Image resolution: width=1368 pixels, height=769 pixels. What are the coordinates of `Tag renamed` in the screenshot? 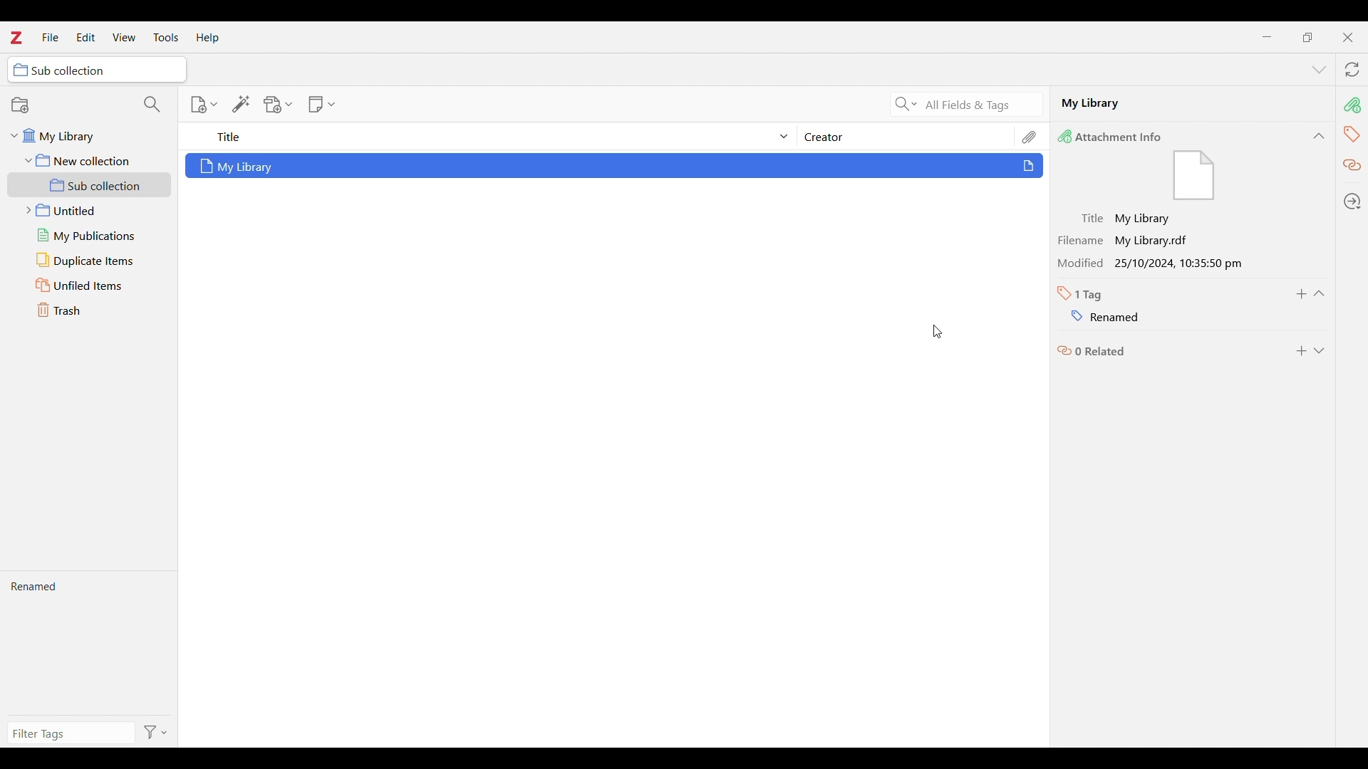 It's located at (1193, 316).